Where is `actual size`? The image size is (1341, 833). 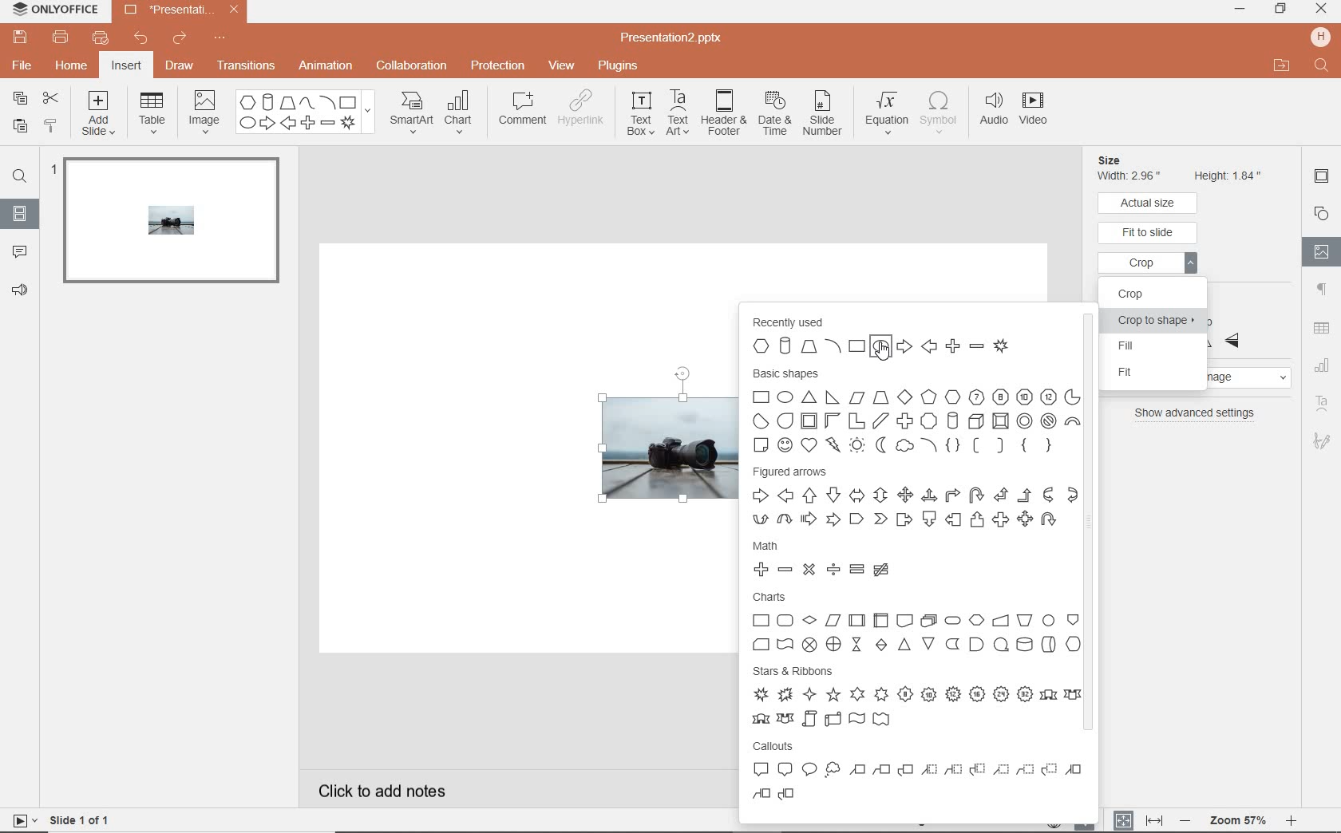 actual size is located at coordinates (1149, 203).